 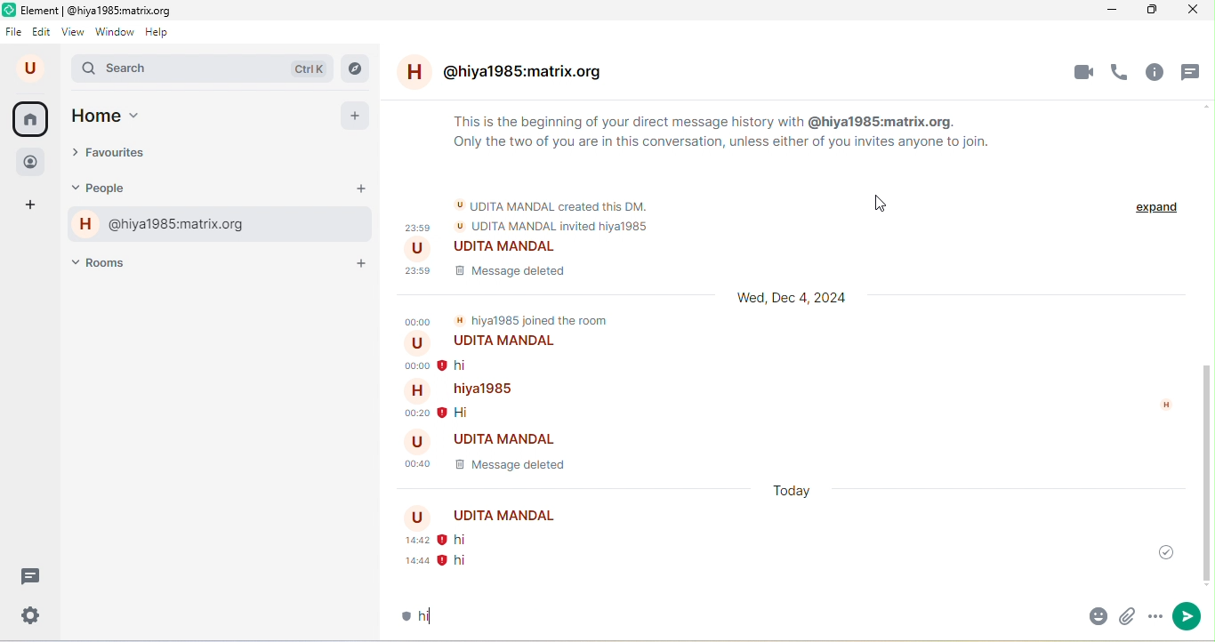 I want to click on hi, so click(x=458, y=562).